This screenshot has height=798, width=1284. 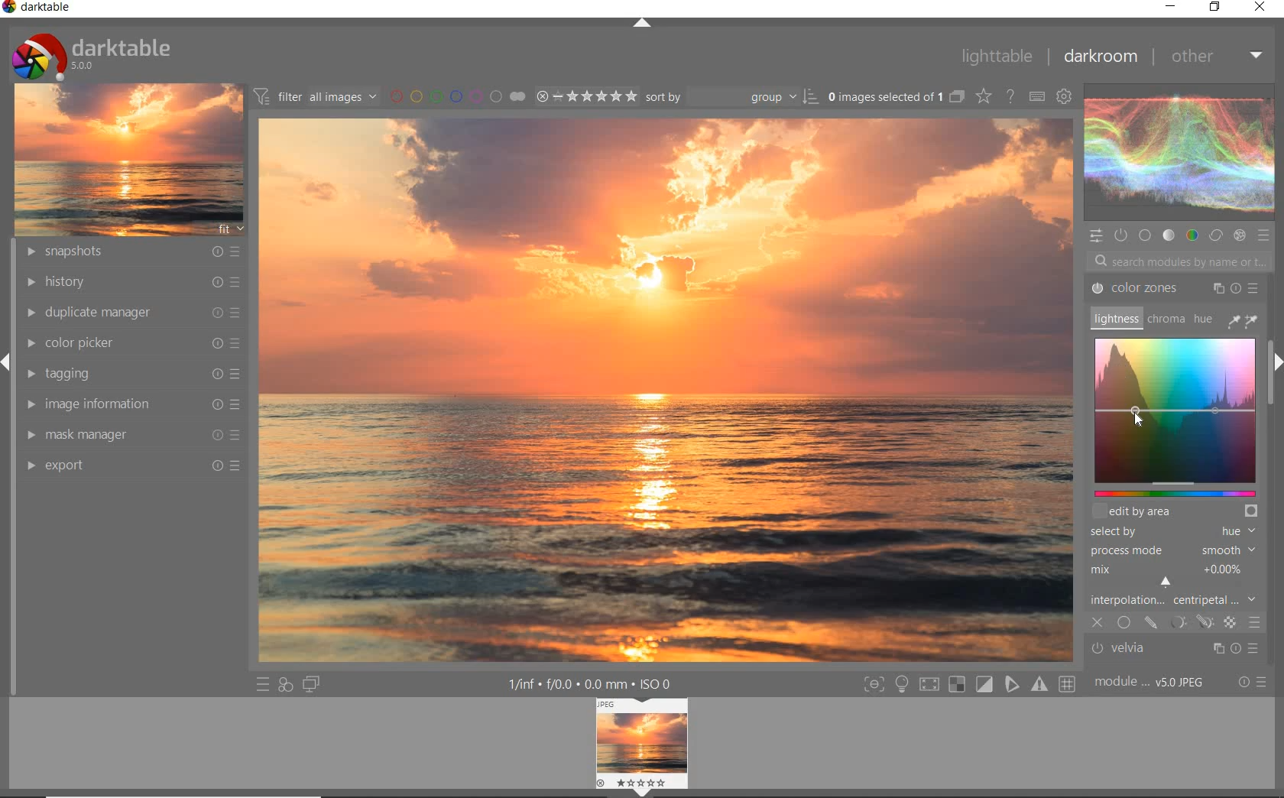 I want to click on SELECTED IMAGE, so click(x=664, y=389).